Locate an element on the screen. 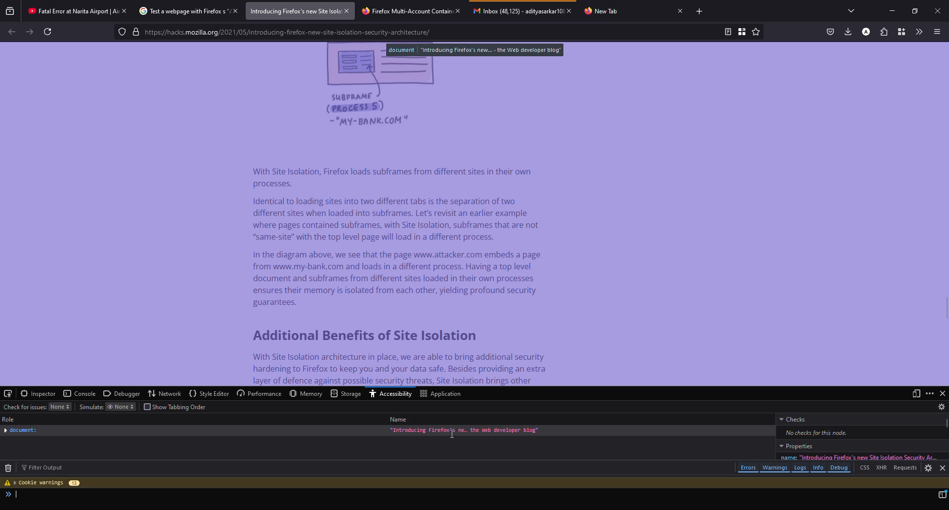 The width and height of the screenshot is (949, 510). simulate is located at coordinates (90, 407).